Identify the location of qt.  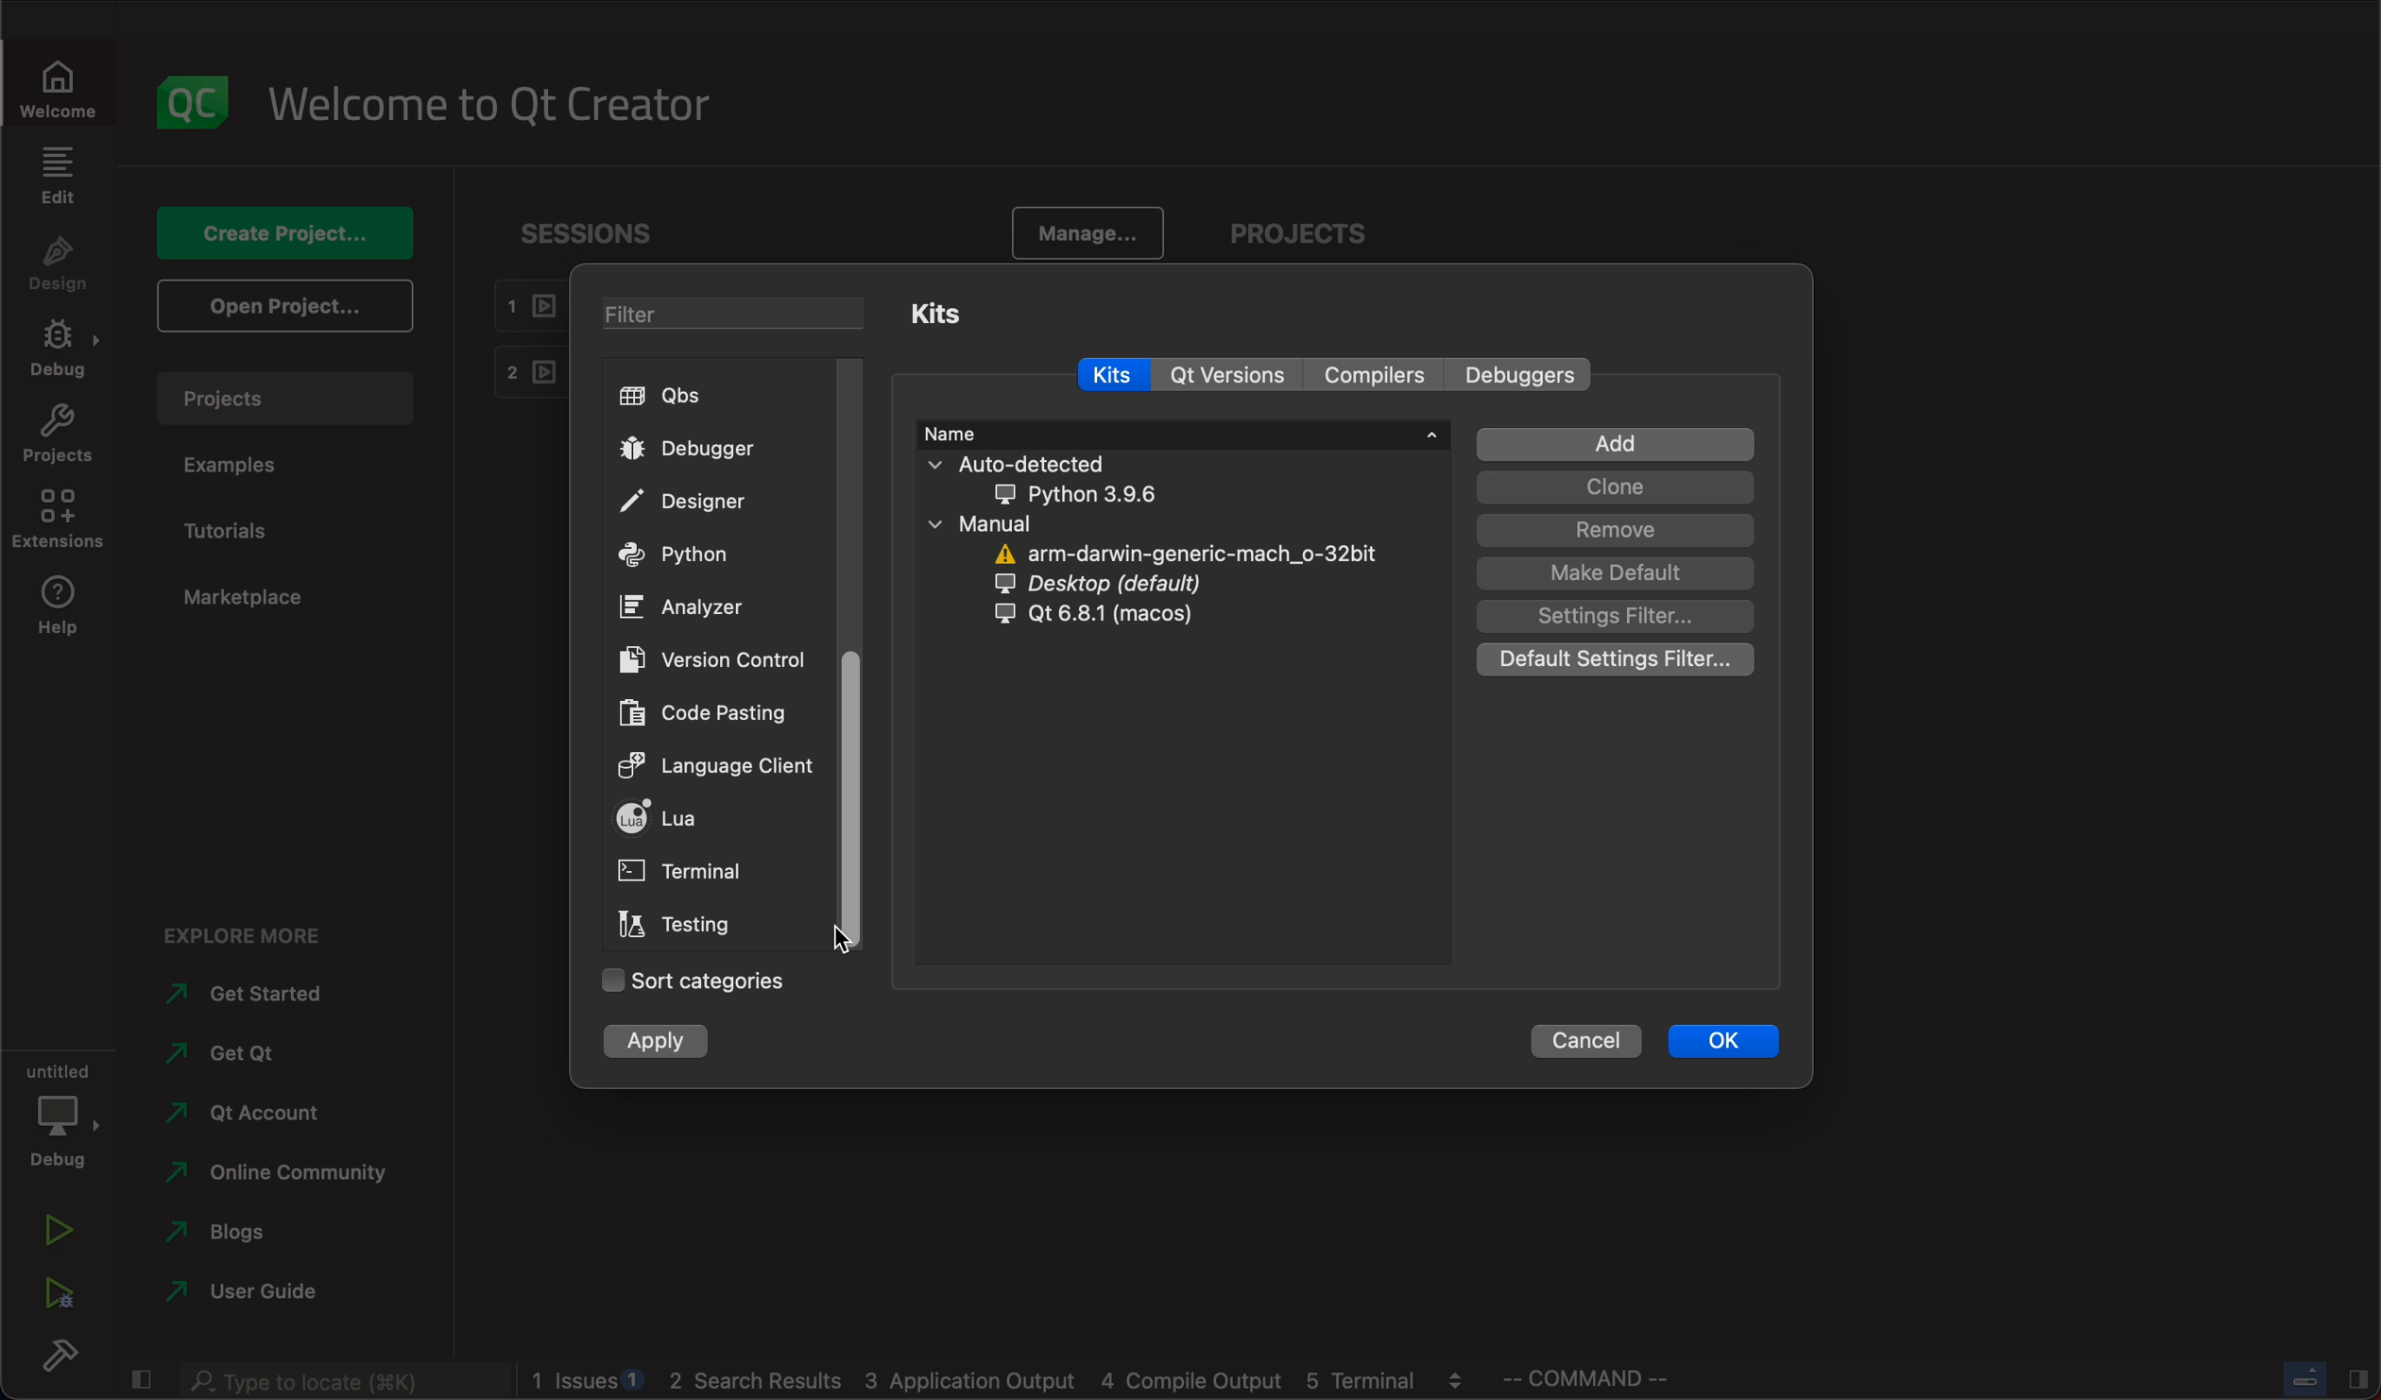
(1226, 375).